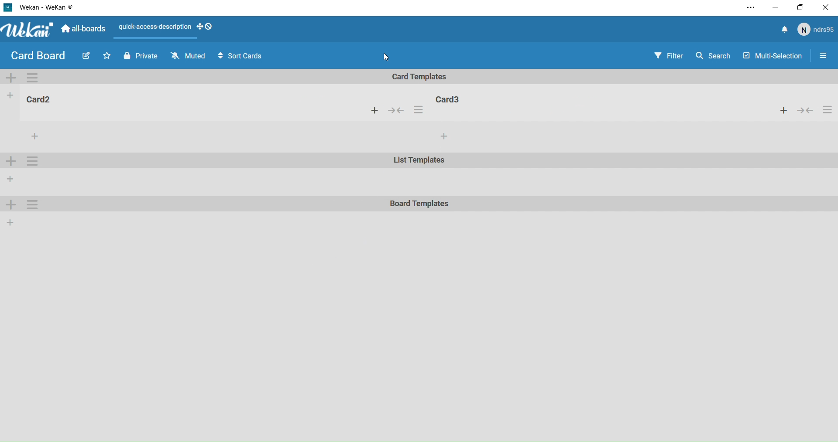 Image resolution: width=838 pixels, height=442 pixels. I want to click on Box, so click(802, 7).